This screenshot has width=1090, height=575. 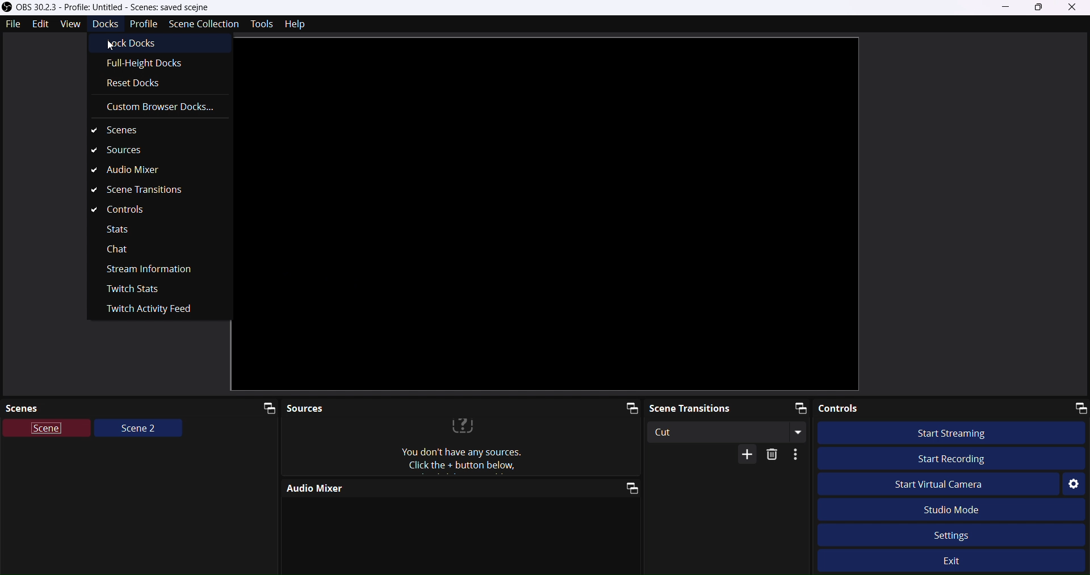 What do you see at coordinates (158, 270) in the screenshot?
I see `Stream Information` at bounding box center [158, 270].